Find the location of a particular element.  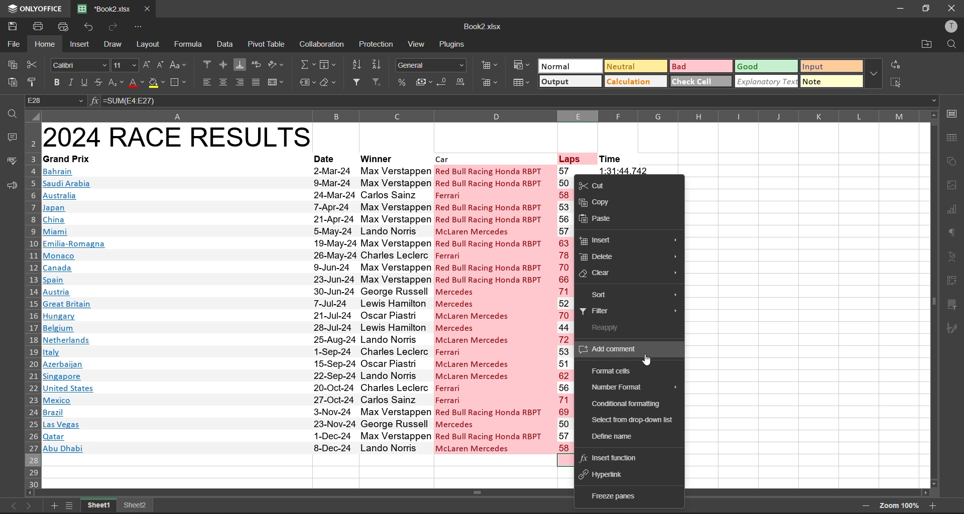

number format is located at coordinates (430, 66).